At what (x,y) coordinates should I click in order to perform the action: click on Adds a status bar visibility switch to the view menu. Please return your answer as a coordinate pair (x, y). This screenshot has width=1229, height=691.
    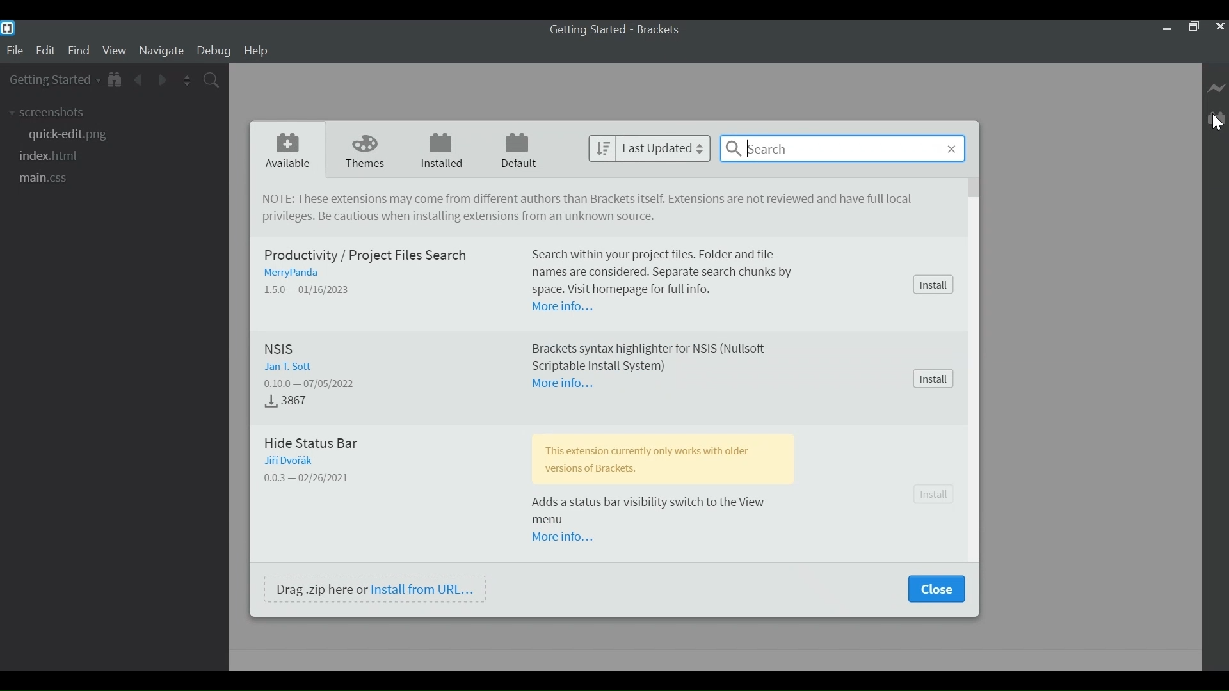
    Looking at the image, I should click on (666, 510).